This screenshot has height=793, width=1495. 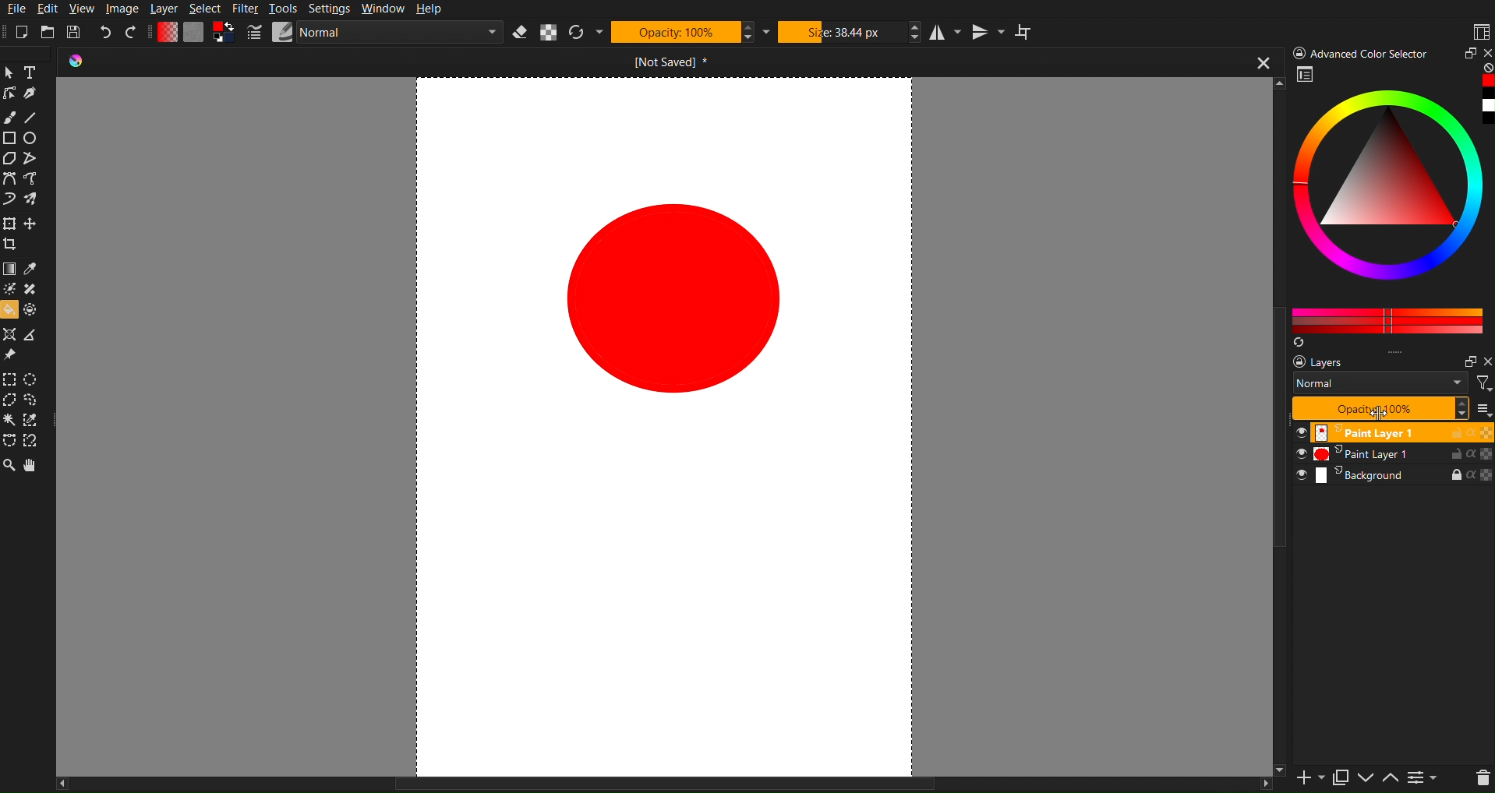 What do you see at coordinates (386, 10) in the screenshot?
I see `Window` at bounding box center [386, 10].